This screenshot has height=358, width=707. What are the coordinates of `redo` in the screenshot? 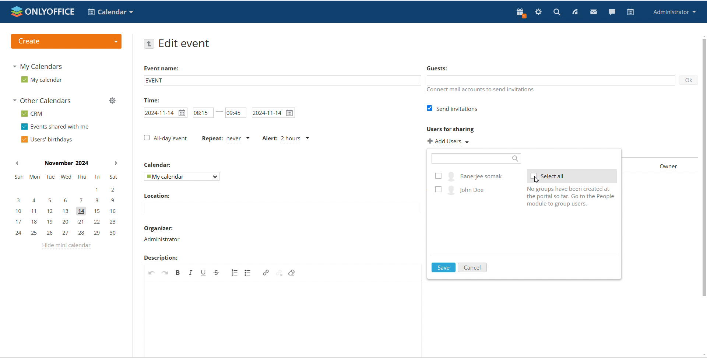 It's located at (166, 272).